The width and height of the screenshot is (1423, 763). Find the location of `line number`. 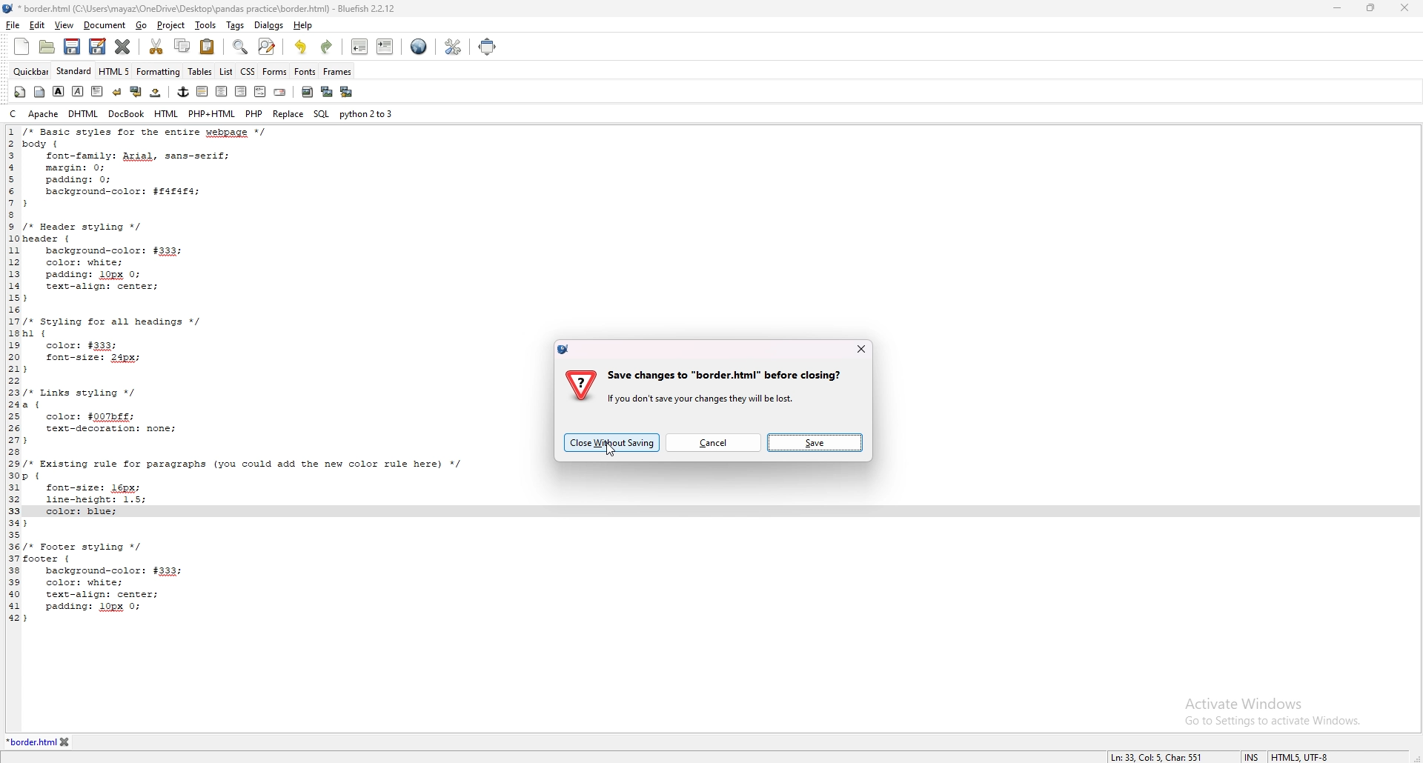

line number is located at coordinates (14, 376).